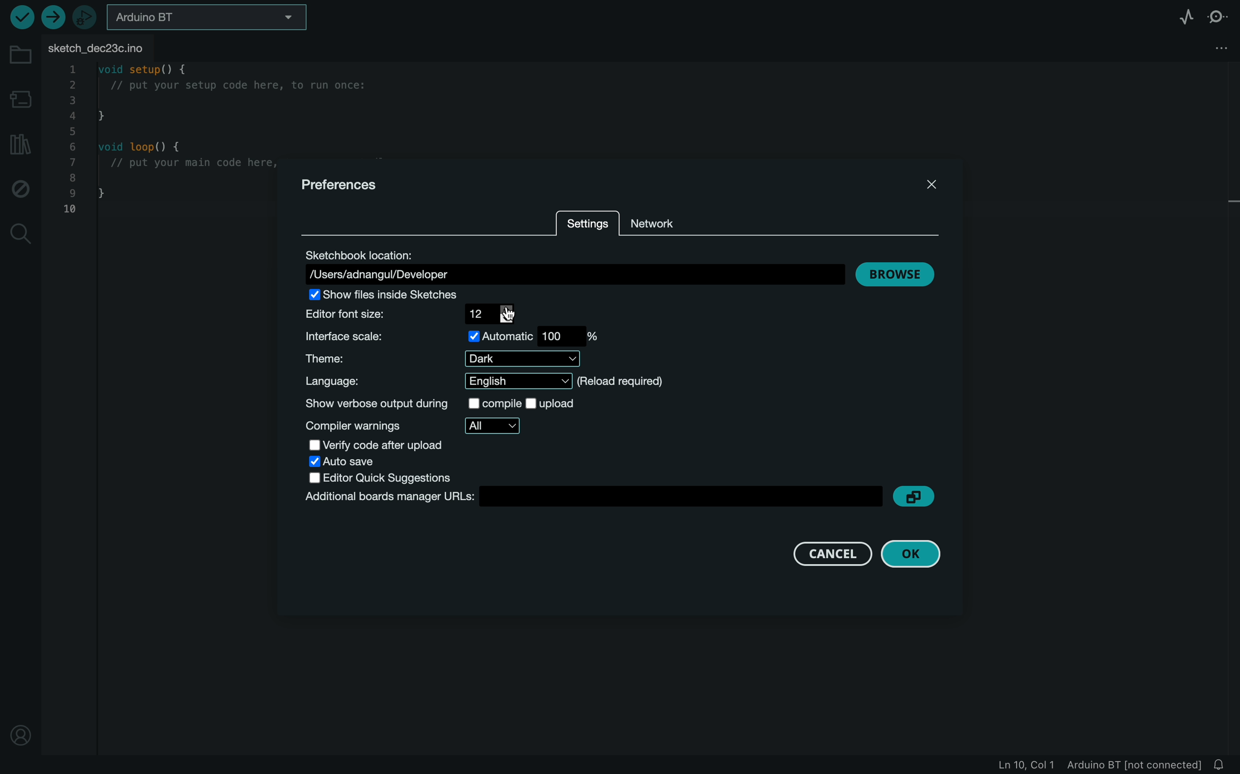  Describe the element at coordinates (411, 295) in the screenshot. I see `show file` at that location.